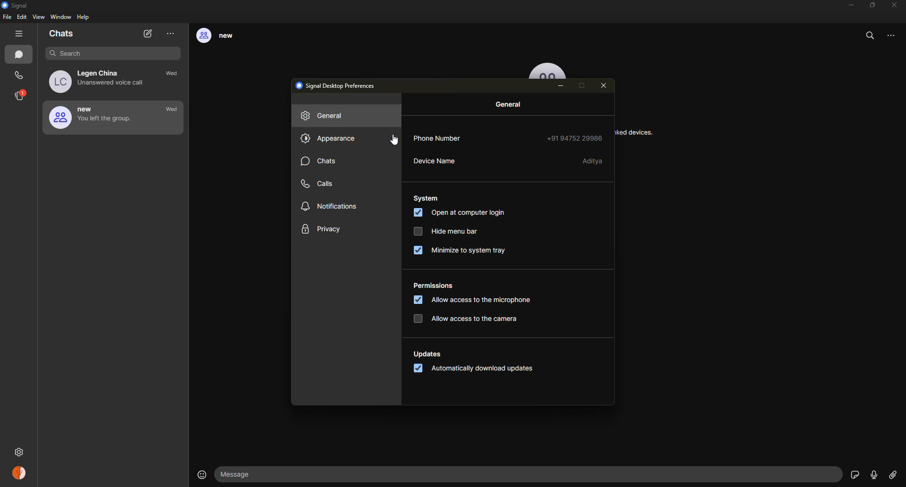 The width and height of the screenshot is (906, 487). What do you see at coordinates (892, 475) in the screenshot?
I see `attach` at bounding box center [892, 475].